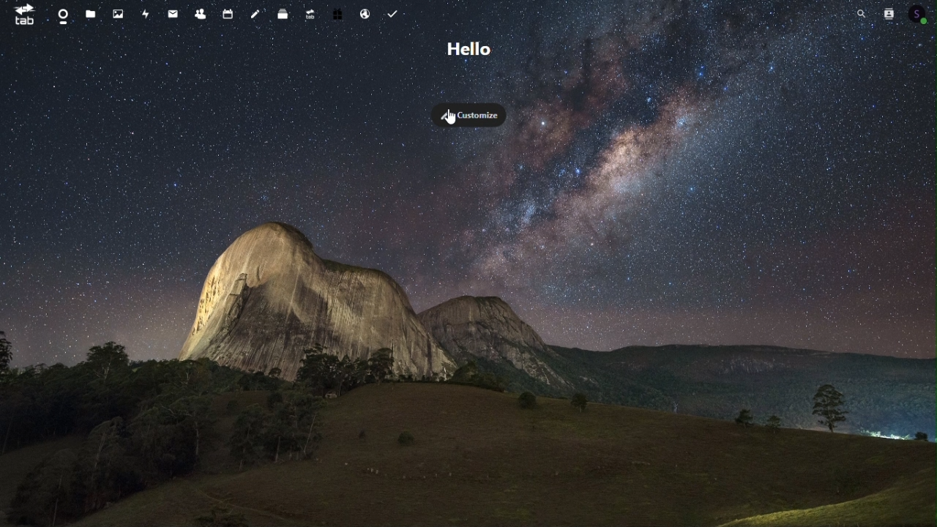 The height and width of the screenshot is (527, 937). I want to click on Customize, so click(472, 115).